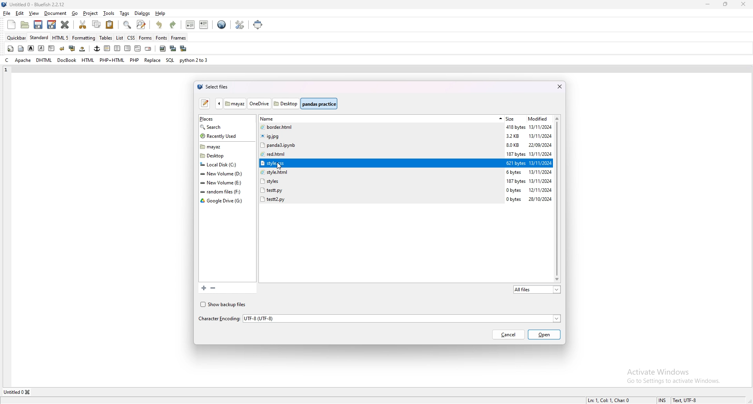 The height and width of the screenshot is (404, 753). What do you see at coordinates (45, 60) in the screenshot?
I see `dhtml` at bounding box center [45, 60].